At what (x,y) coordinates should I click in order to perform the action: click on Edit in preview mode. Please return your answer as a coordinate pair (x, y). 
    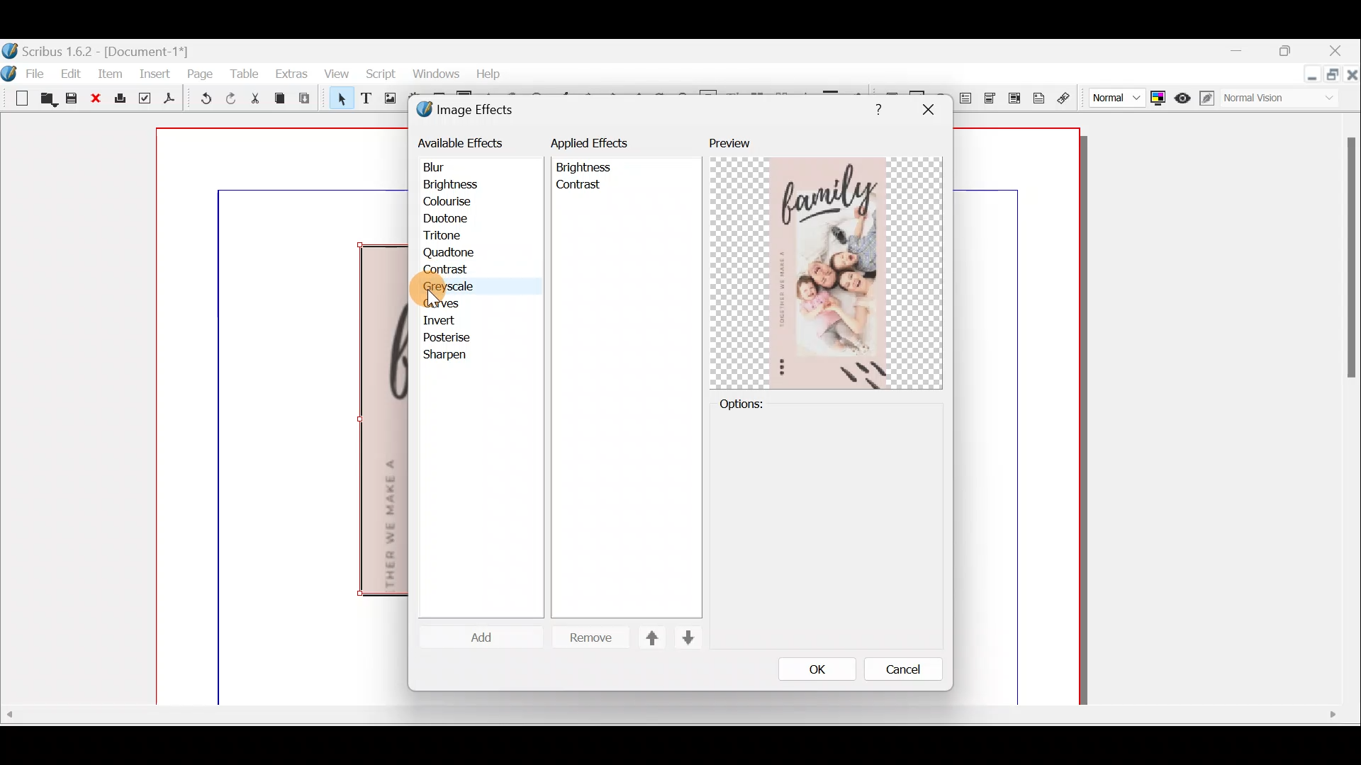
    Looking at the image, I should click on (1205, 97).